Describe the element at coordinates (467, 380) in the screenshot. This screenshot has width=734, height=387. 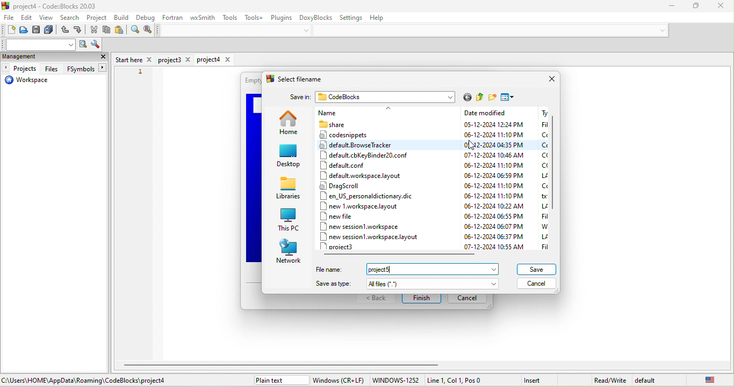
I see `line 1, col 1, pos 0` at that location.